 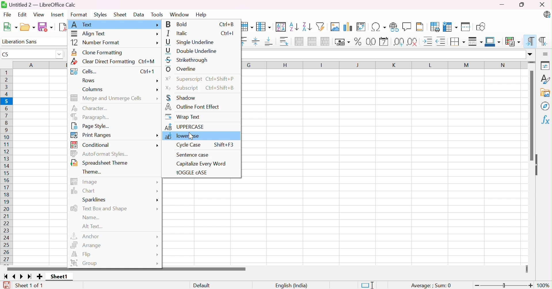 What do you see at coordinates (431, 286) in the screenshot?
I see `Average: ;Sum: 0` at bounding box center [431, 286].